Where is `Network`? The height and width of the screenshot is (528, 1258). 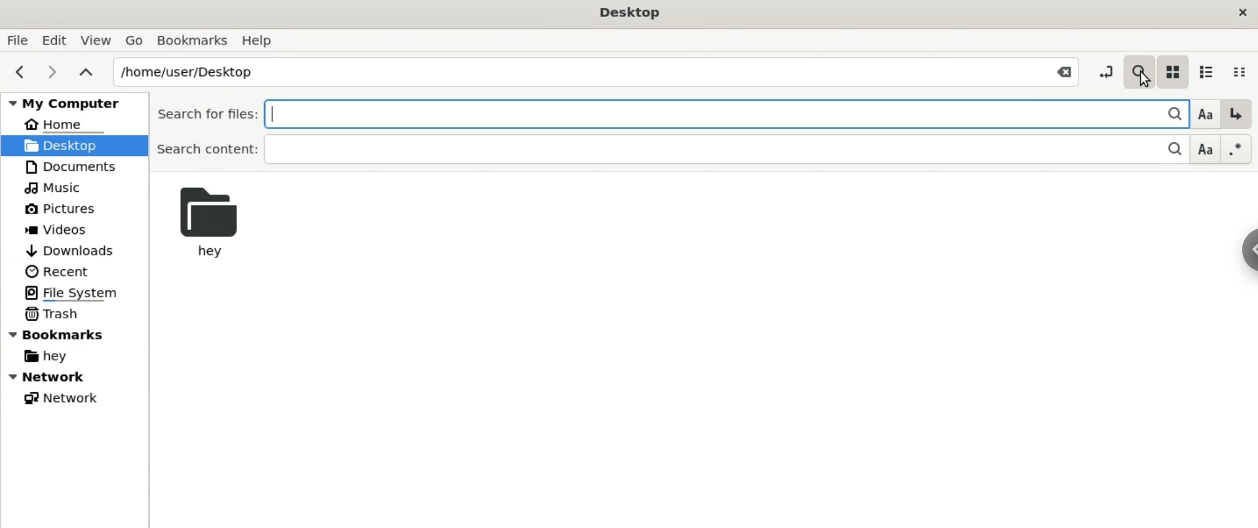
Network is located at coordinates (59, 396).